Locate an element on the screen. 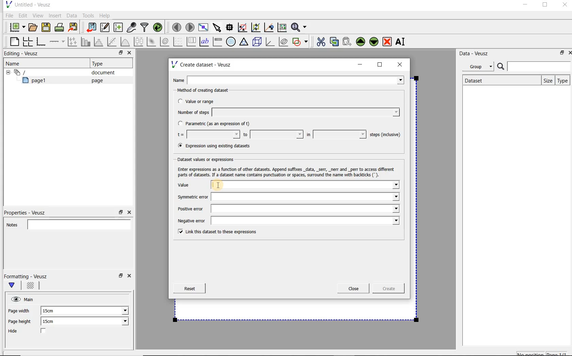 This screenshot has height=356, width=572. view plot full screen is located at coordinates (203, 27).